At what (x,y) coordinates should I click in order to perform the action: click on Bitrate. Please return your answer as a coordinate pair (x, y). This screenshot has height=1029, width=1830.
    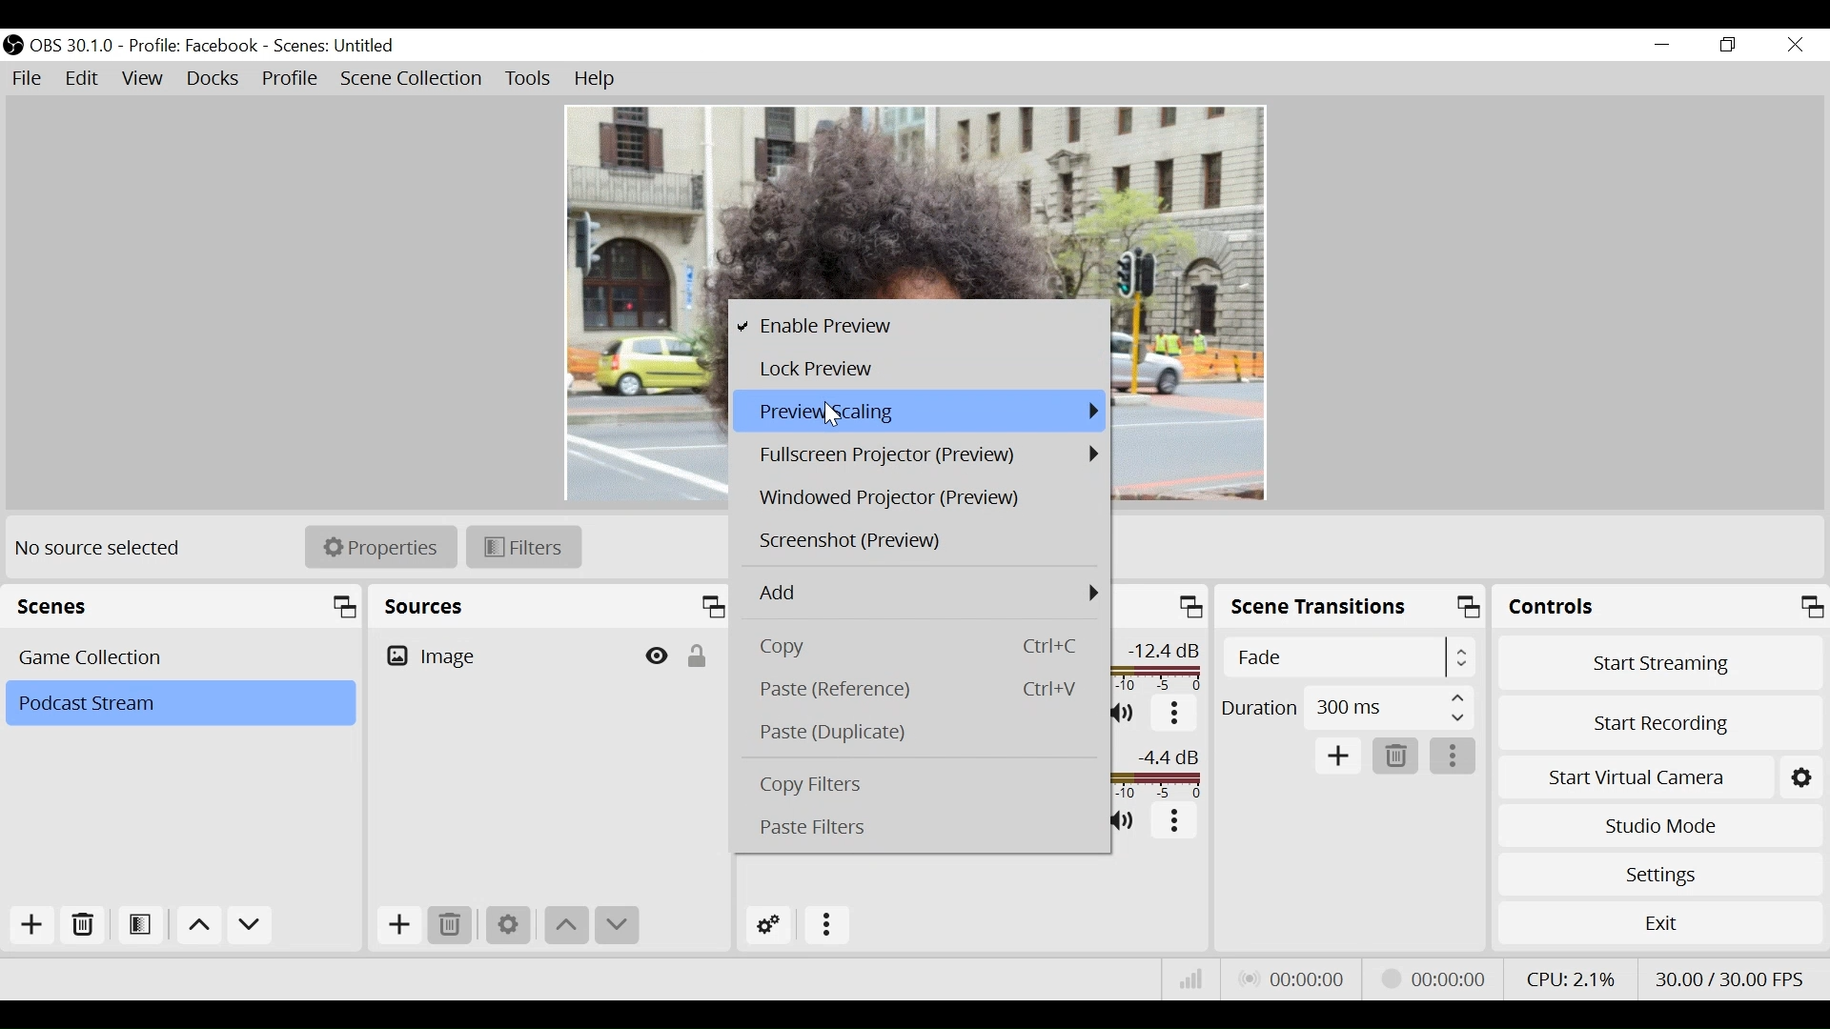
    Looking at the image, I should click on (1192, 979).